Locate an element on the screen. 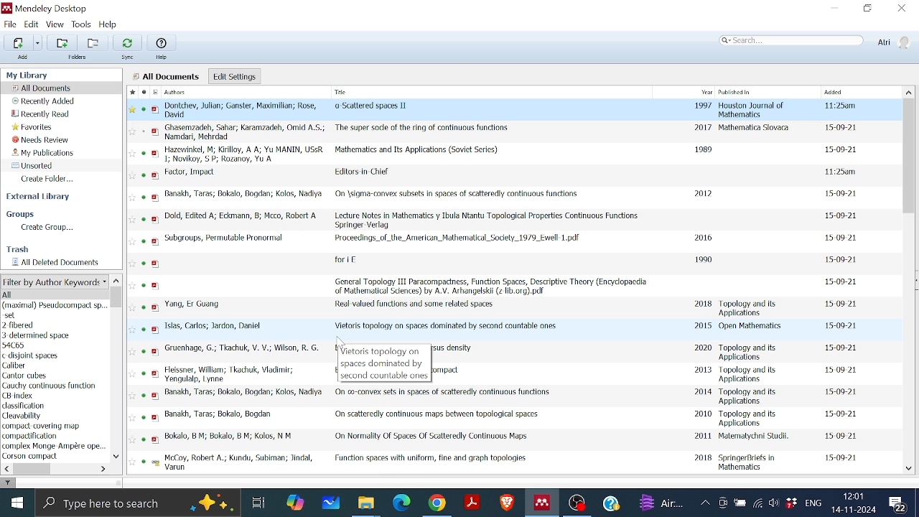 This screenshot has width=919, height=517. Title is located at coordinates (346, 260).